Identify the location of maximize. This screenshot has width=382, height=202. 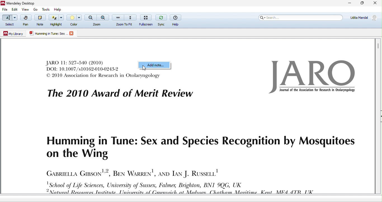
(362, 3).